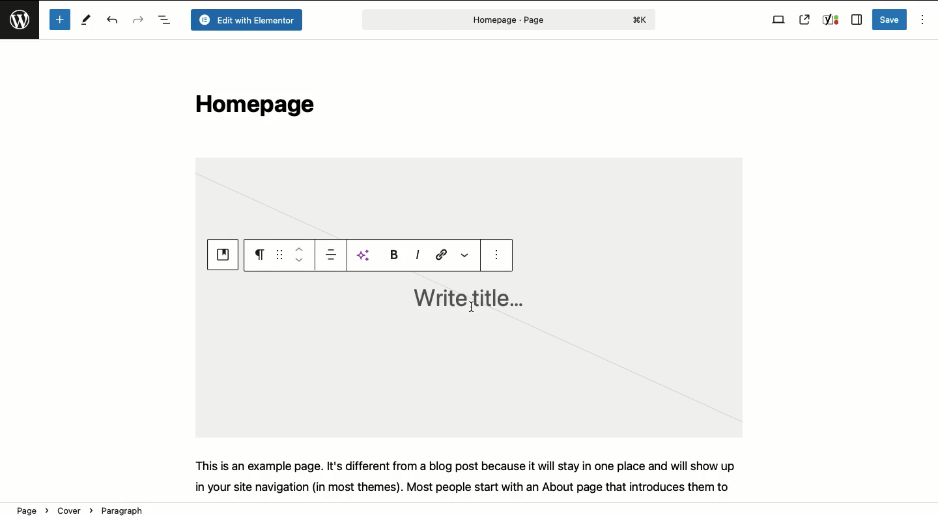 The width and height of the screenshot is (938, 517). Describe the element at coordinates (21, 25) in the screenshot. I see `Wordpress logo` at that location.